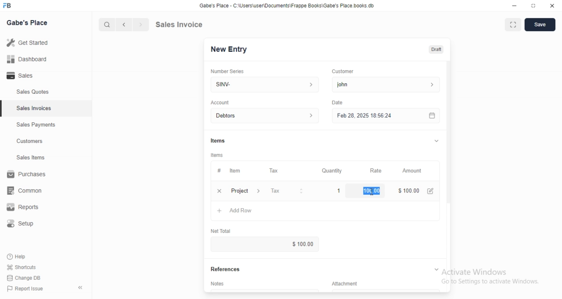 The height and width of the screenshot is (299, 562). I want to click on all Dashboard, so click(30, 62).